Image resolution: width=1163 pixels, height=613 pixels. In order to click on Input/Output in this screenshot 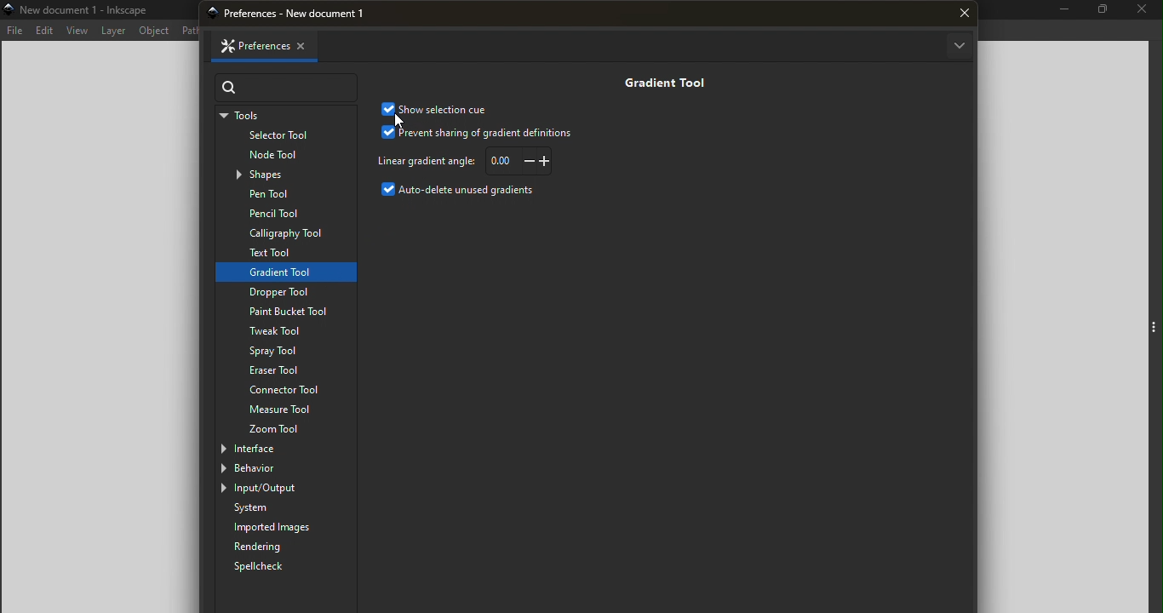, I will do `click(277, 489)`.